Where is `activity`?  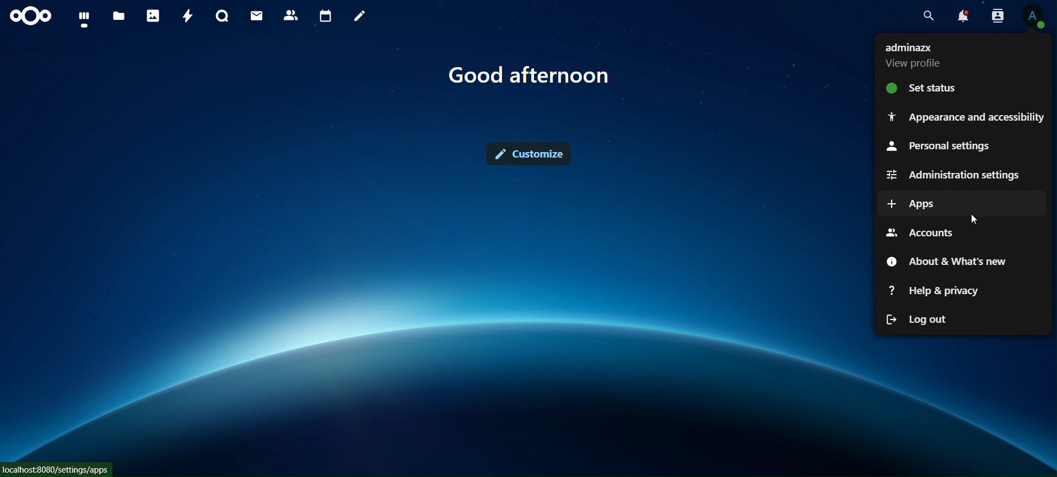
activity is located at coordinates (186, 16).